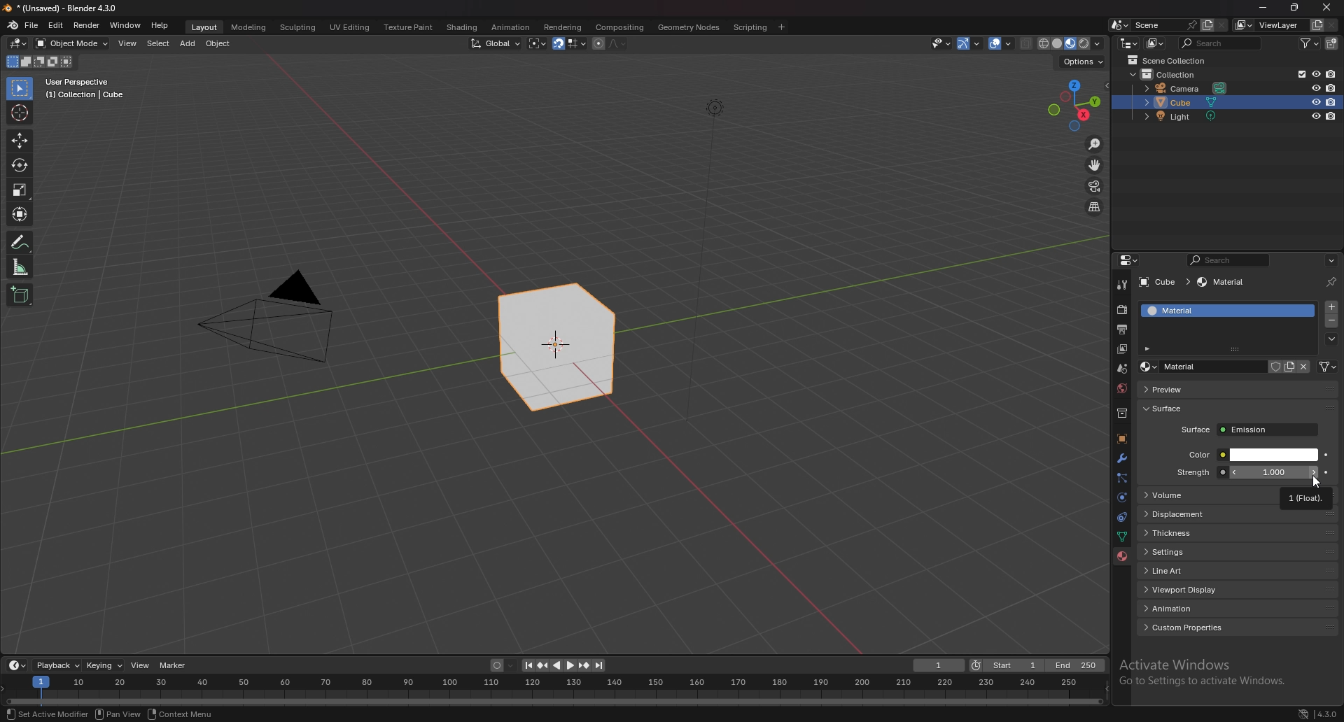 The width and height of the screenshot is (1344, 722). What do you see at coordinates (34, 24) in the screenshot?
I see `file` at bounding box center [34, 24].